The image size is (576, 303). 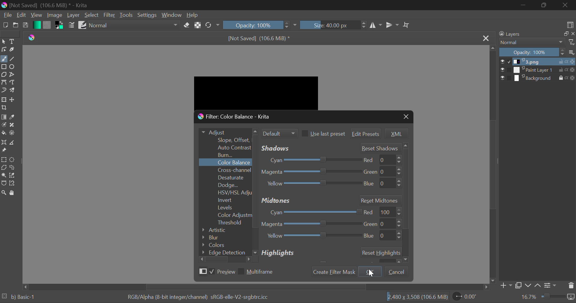 I want to click on Polylines, so click(x=12, y=75).